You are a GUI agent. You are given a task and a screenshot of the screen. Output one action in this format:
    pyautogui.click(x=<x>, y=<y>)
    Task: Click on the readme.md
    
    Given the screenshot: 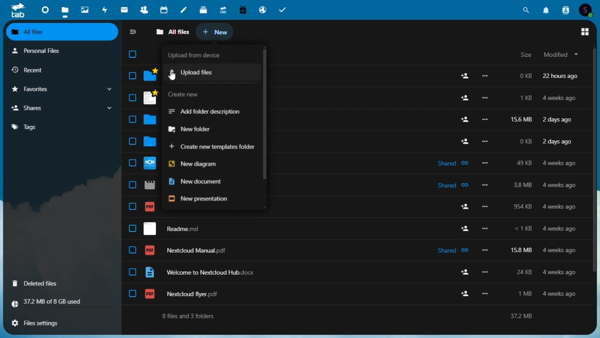 What is the action you would take?
    pyautogui.click(x=180, y=229)
    